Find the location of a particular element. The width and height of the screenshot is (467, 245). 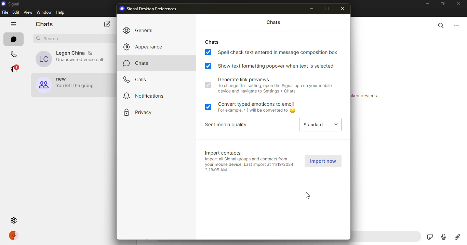

chats is located at coordinates (274, 23).